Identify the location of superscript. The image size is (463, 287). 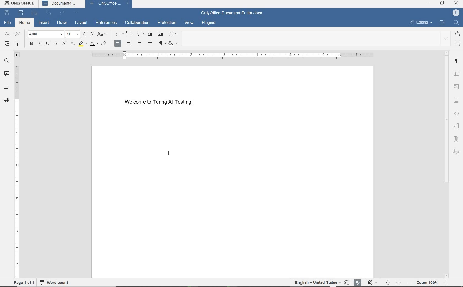
(64, 43).